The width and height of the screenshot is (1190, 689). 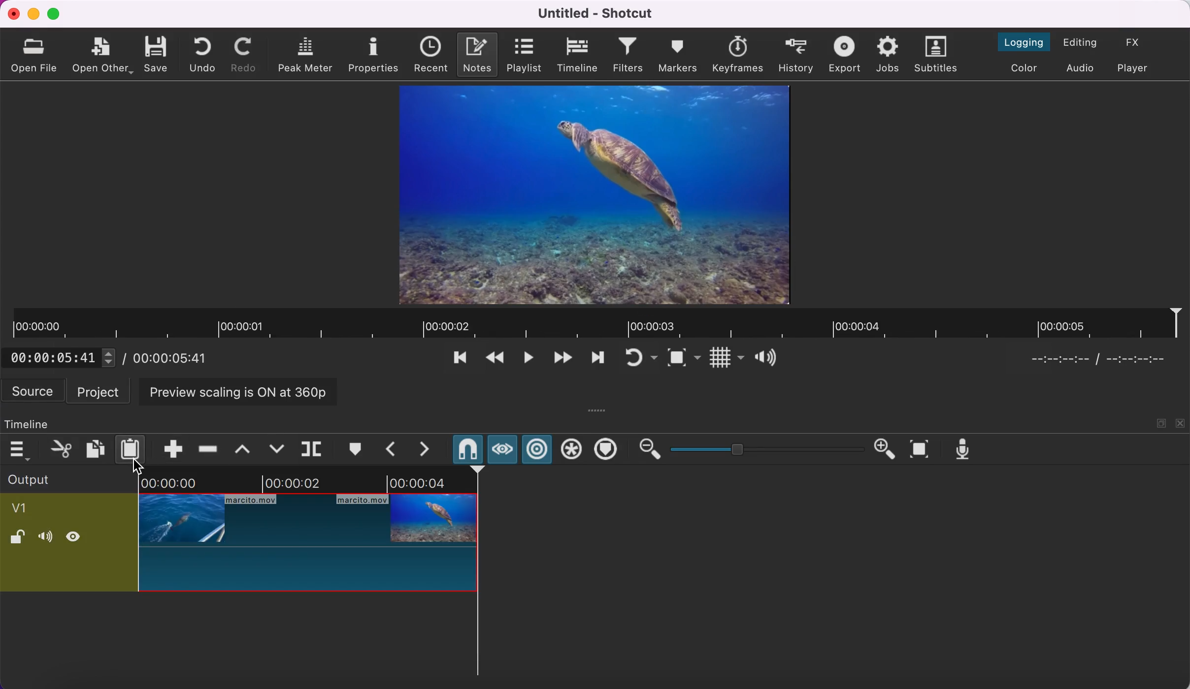 I want to click on redo, so click(x=246, y=54).